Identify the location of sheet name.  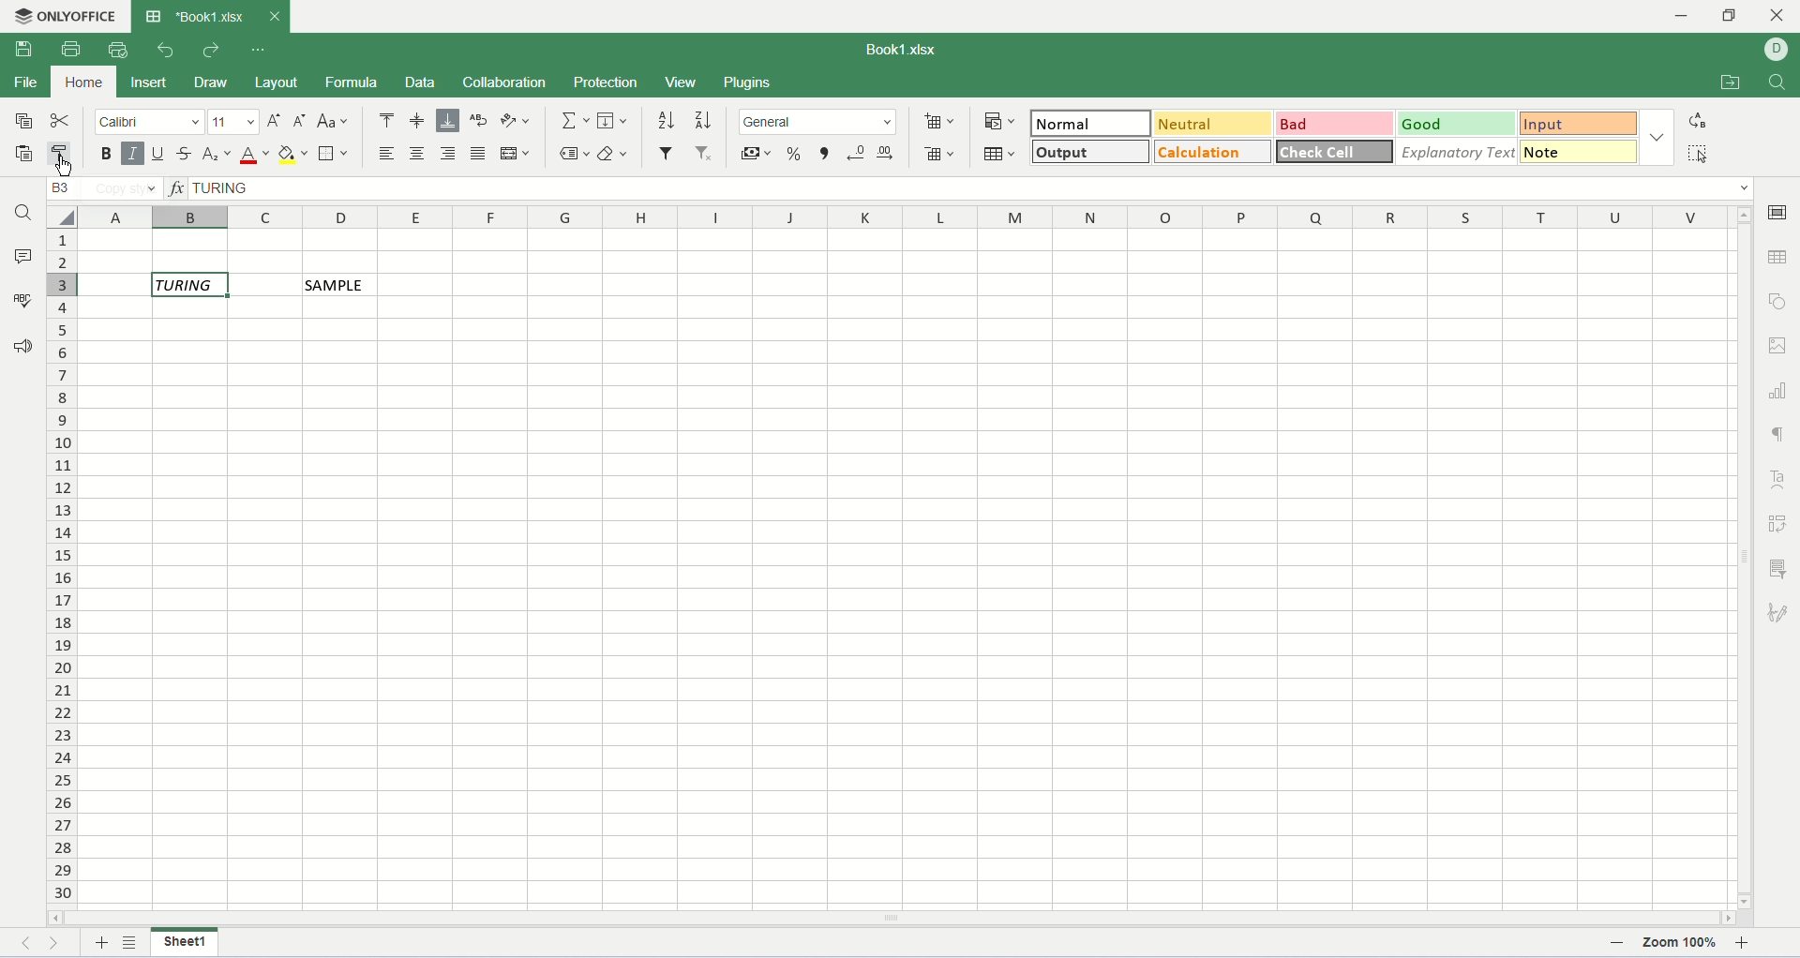
(184, 944).